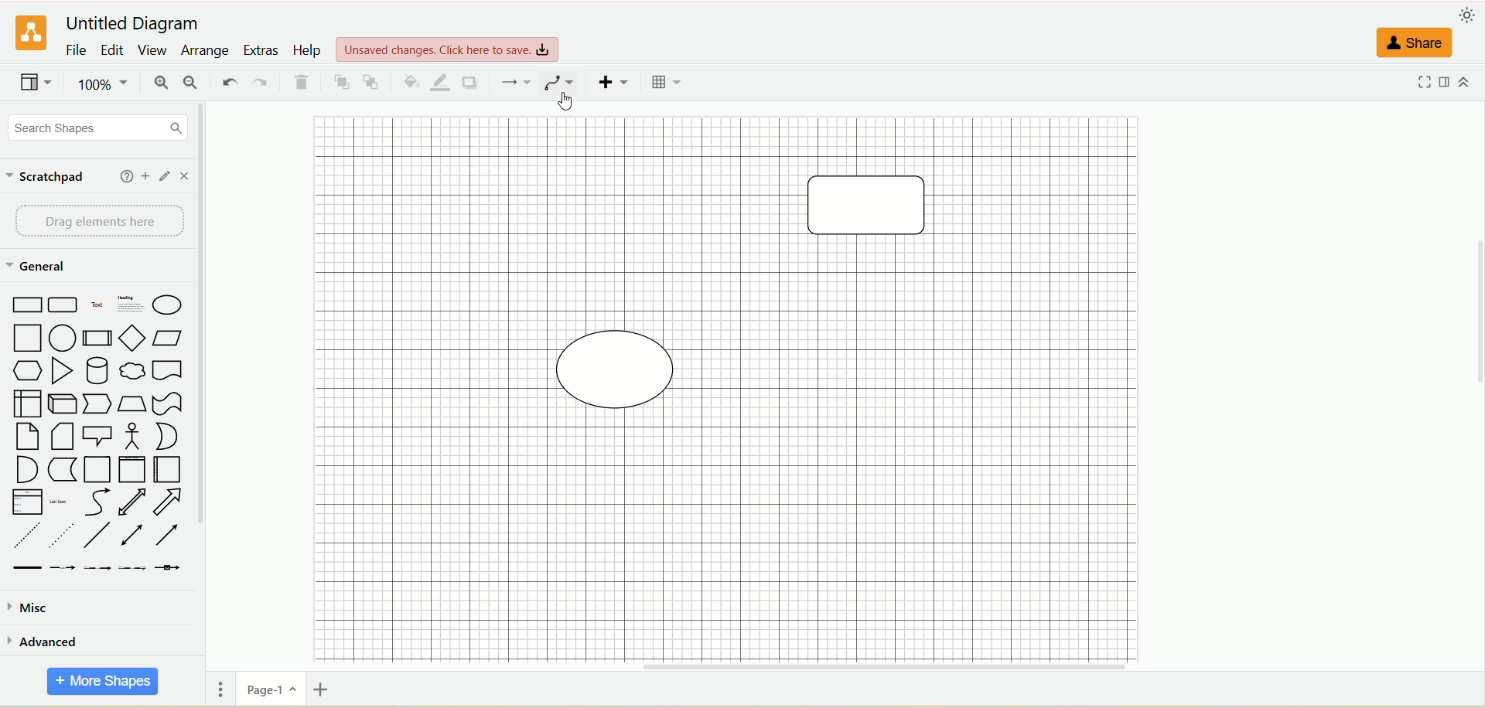  I want to click on title, so click(137, 22).